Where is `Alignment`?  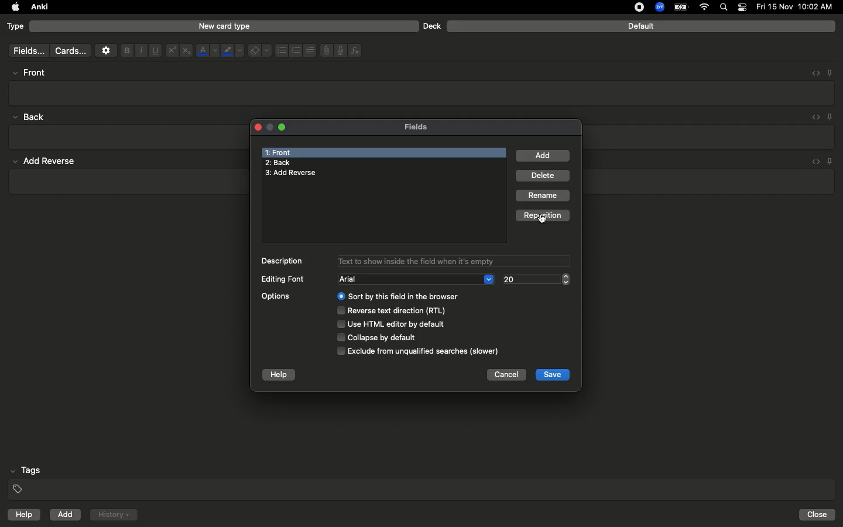 Alignment is located at coordinates (309, 49).